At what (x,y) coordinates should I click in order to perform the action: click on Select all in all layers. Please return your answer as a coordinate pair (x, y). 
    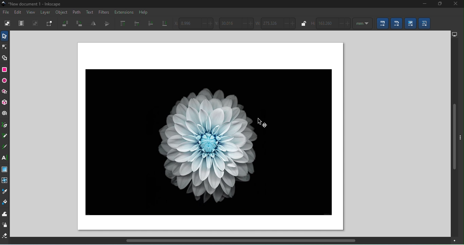
    Looking at the image, I should click on (22, 23).